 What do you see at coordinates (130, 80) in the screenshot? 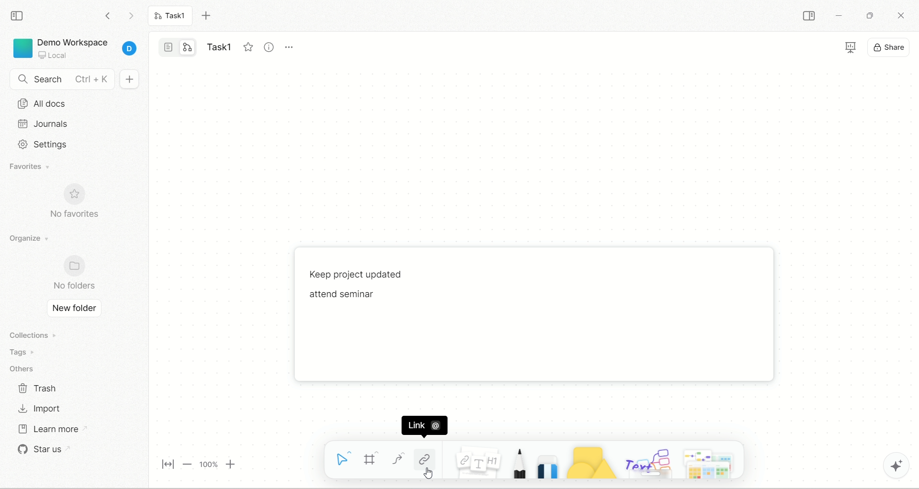
I see `new document` at bounding box center [130, 80].